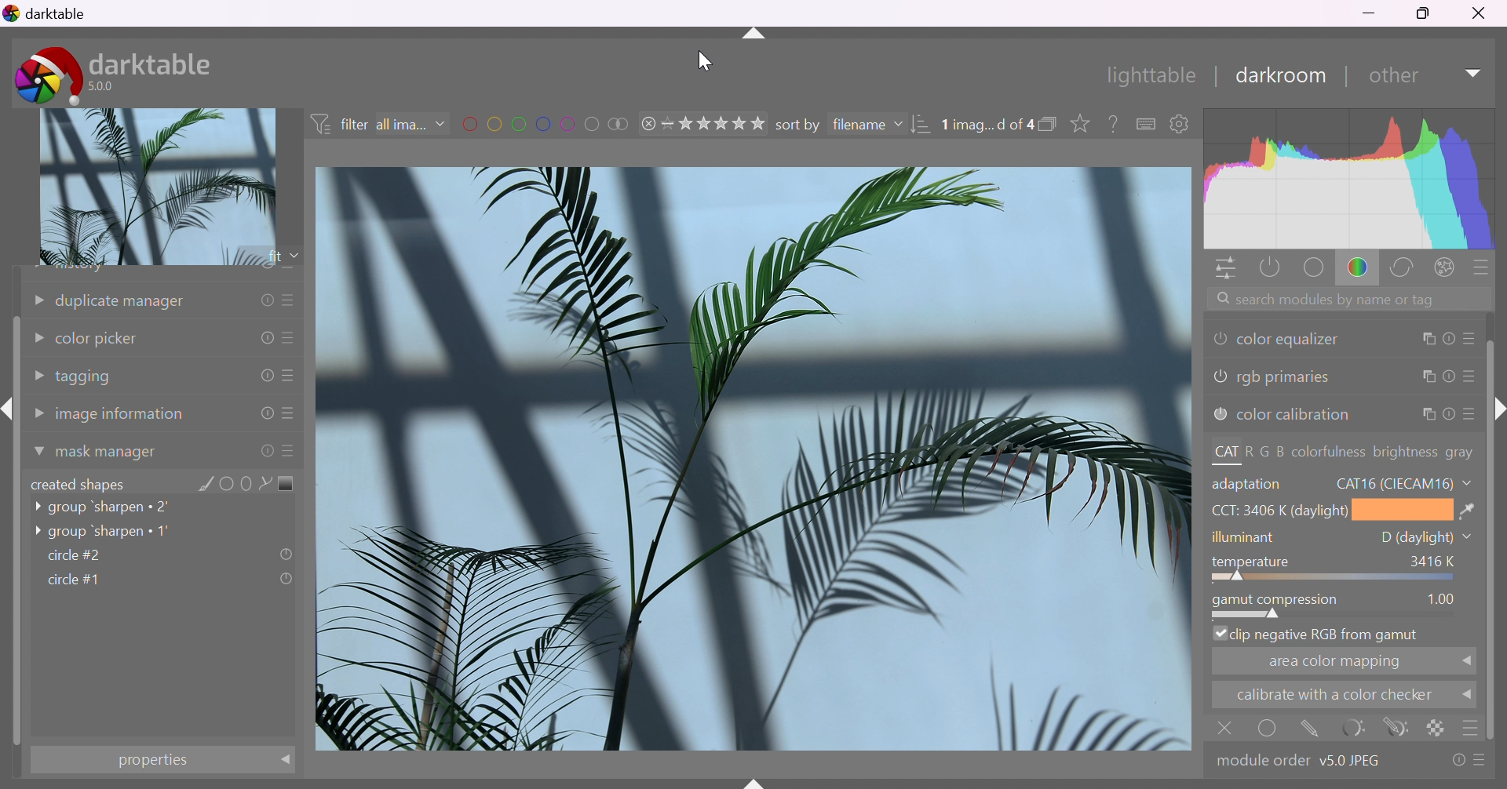 This screenshot has height=789, width=1507. I want to click on module order v5.0 JPEG, so click(1296, 762).